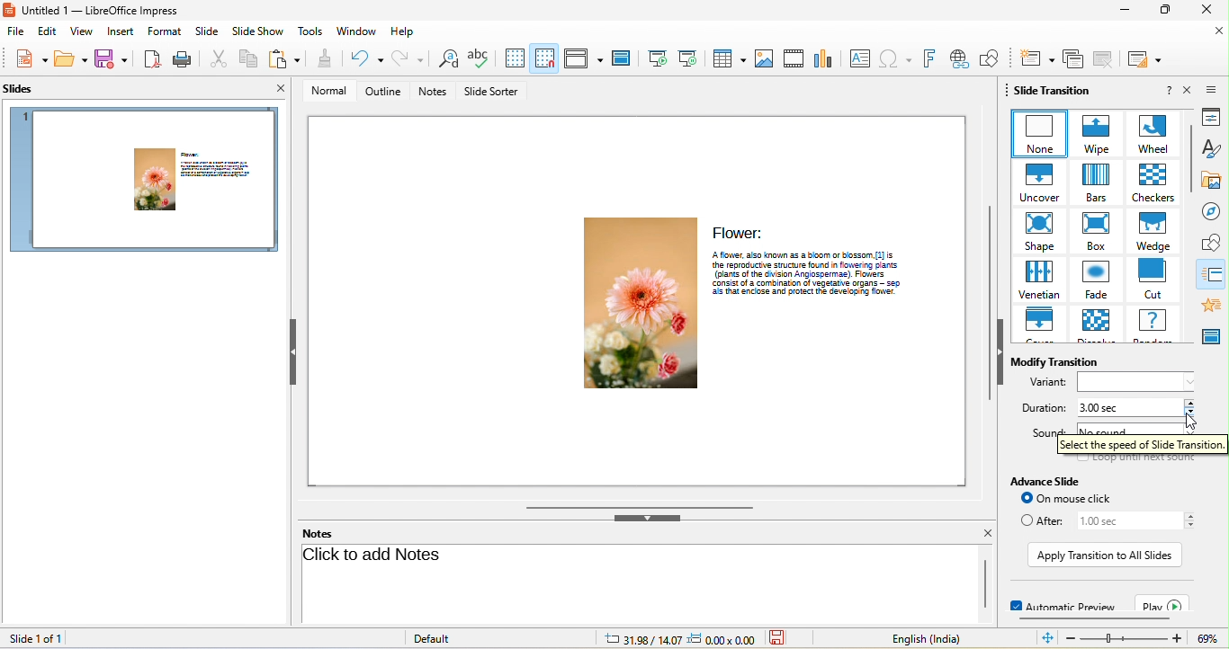 This screenshot has height=649, width=1229. I want to click on slide, so click(207, 32).